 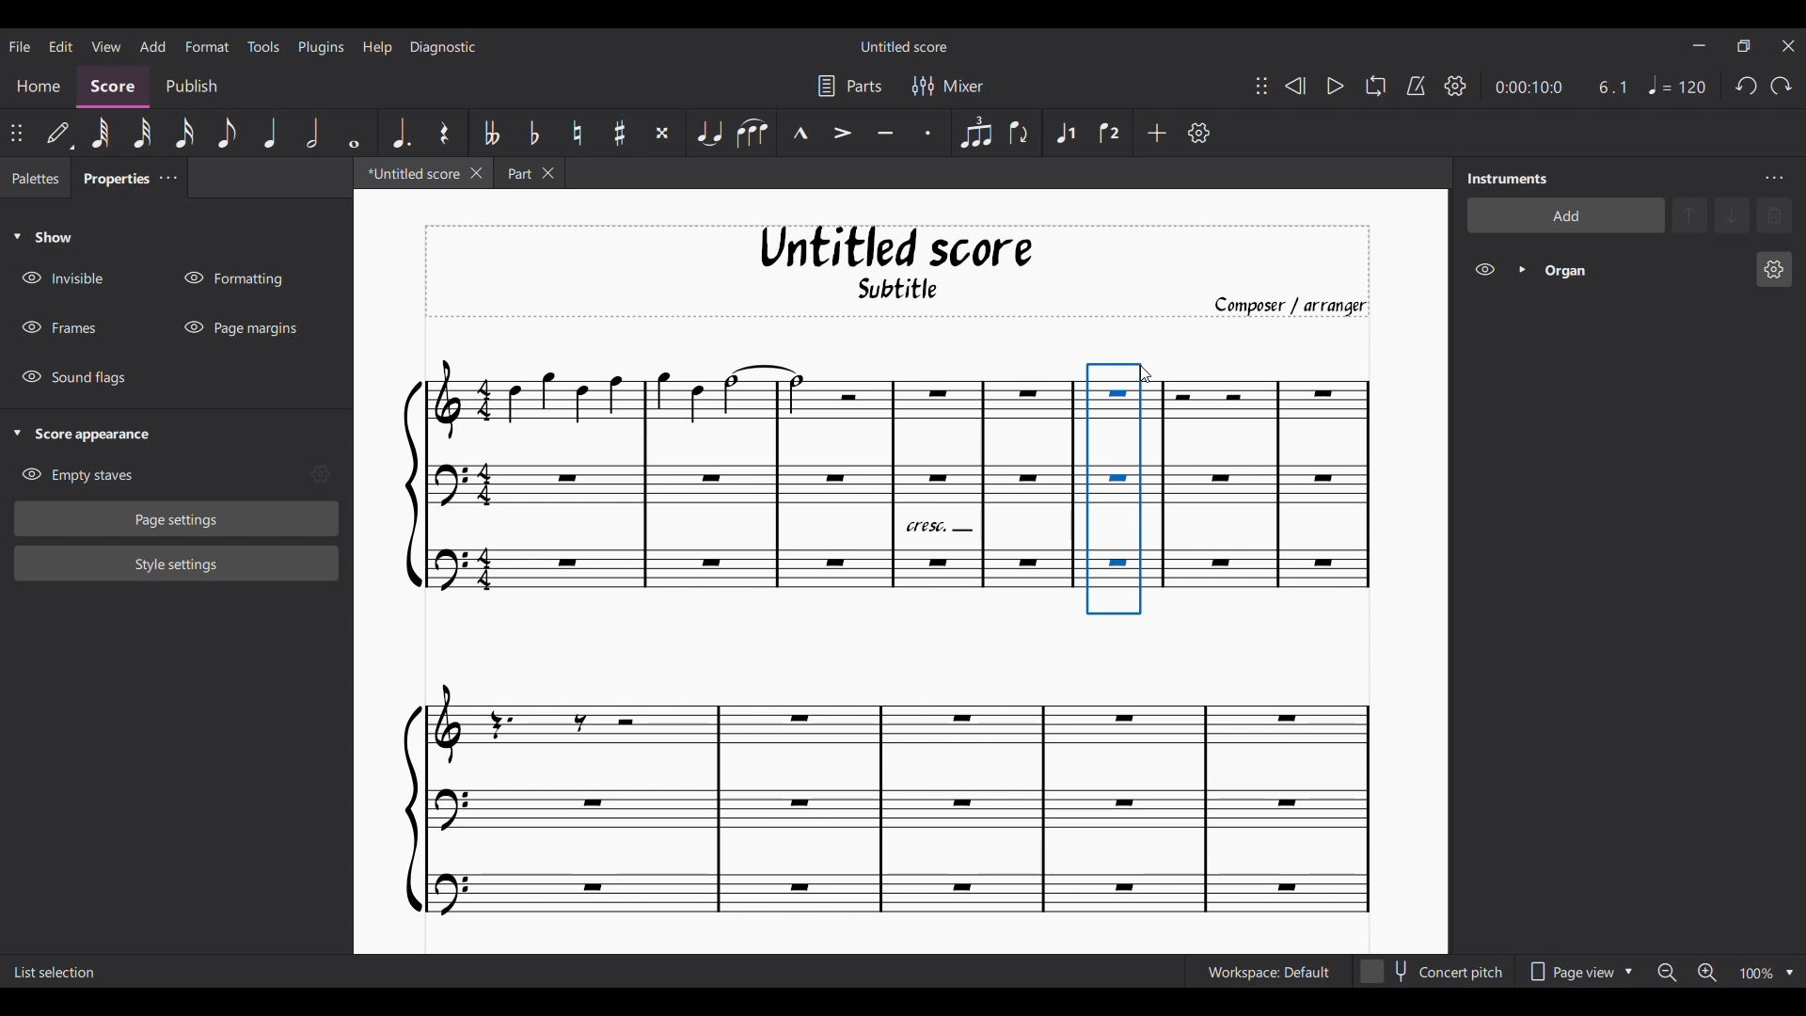 I want to click on Customize toolbar, so click(x=1199, y=133).